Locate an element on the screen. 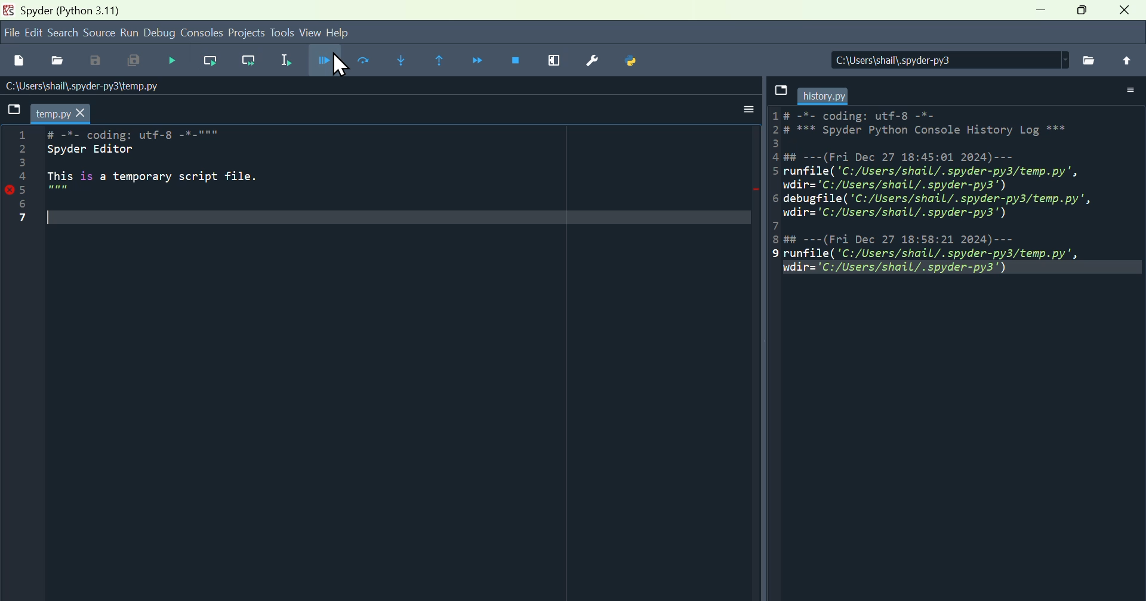 Image resolution: width=1146 pixels, height=601 pixels. File is located at coordinates (21, 63).